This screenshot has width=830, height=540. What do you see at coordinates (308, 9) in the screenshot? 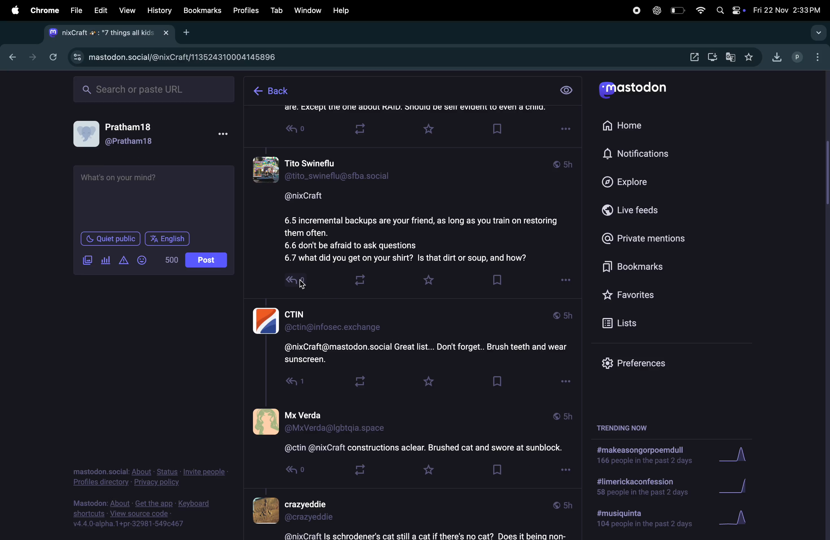
I see `window` at bounding box center [308, 9].